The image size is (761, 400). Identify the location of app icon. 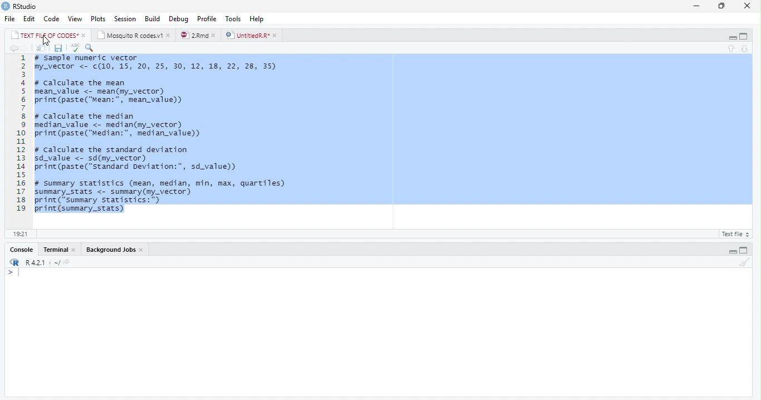
(6, 6).